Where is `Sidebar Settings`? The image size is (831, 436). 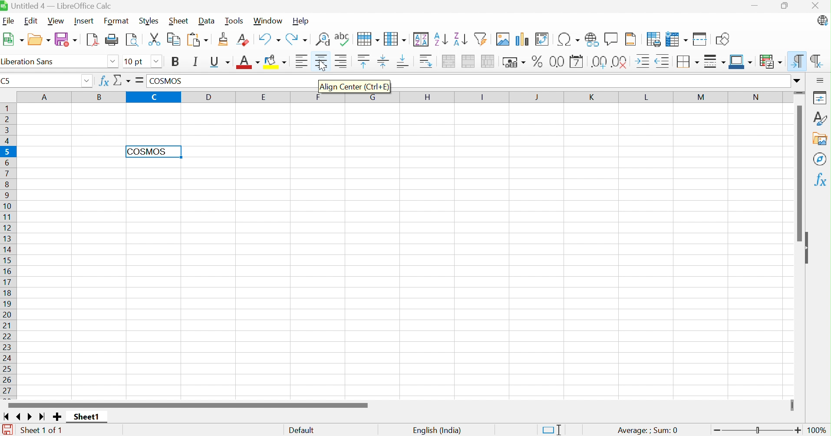 Sidebar Settings is located at coordinates (821, 79).